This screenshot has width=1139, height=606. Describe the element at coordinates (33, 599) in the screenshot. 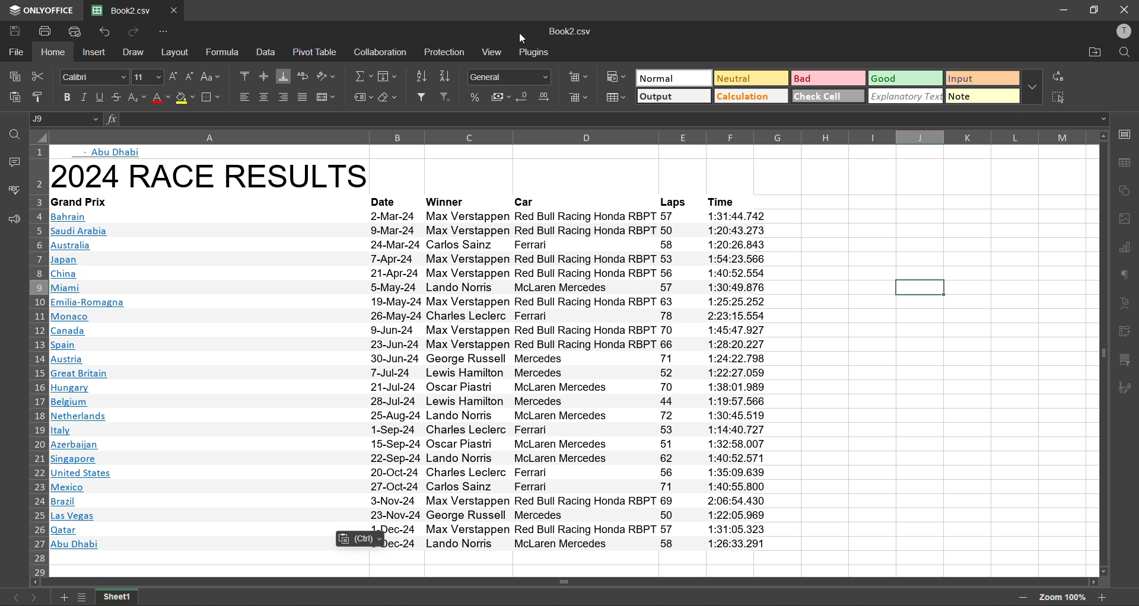

I see `next` at that location.